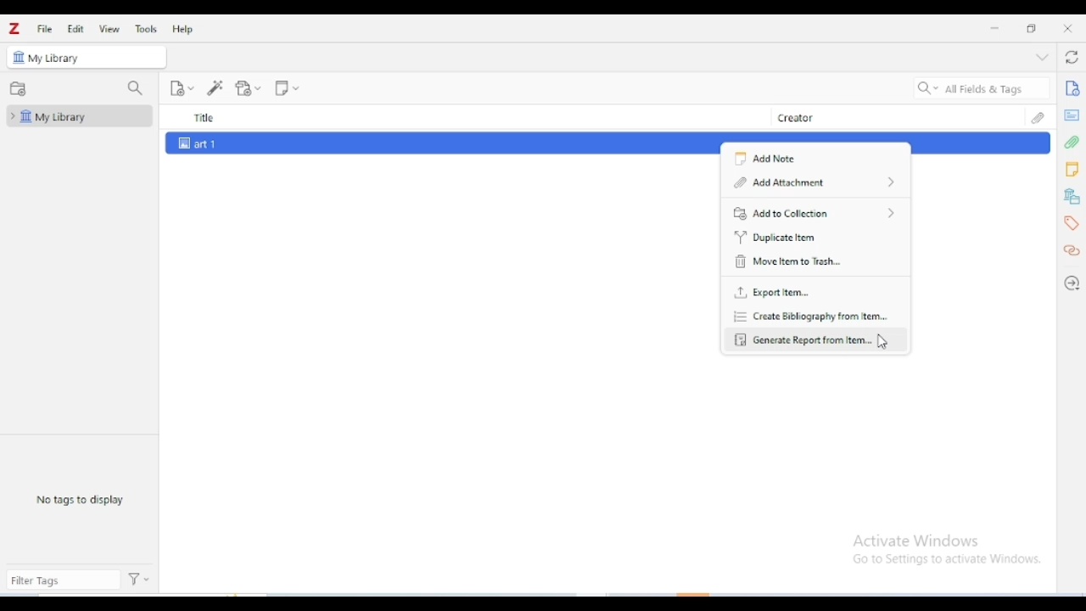 The width and height of the screenshot is (1086, 611). What do you see at coordinates (1067, 28) in the screenshot?
I see `close` at bounding box center [1067, 28].